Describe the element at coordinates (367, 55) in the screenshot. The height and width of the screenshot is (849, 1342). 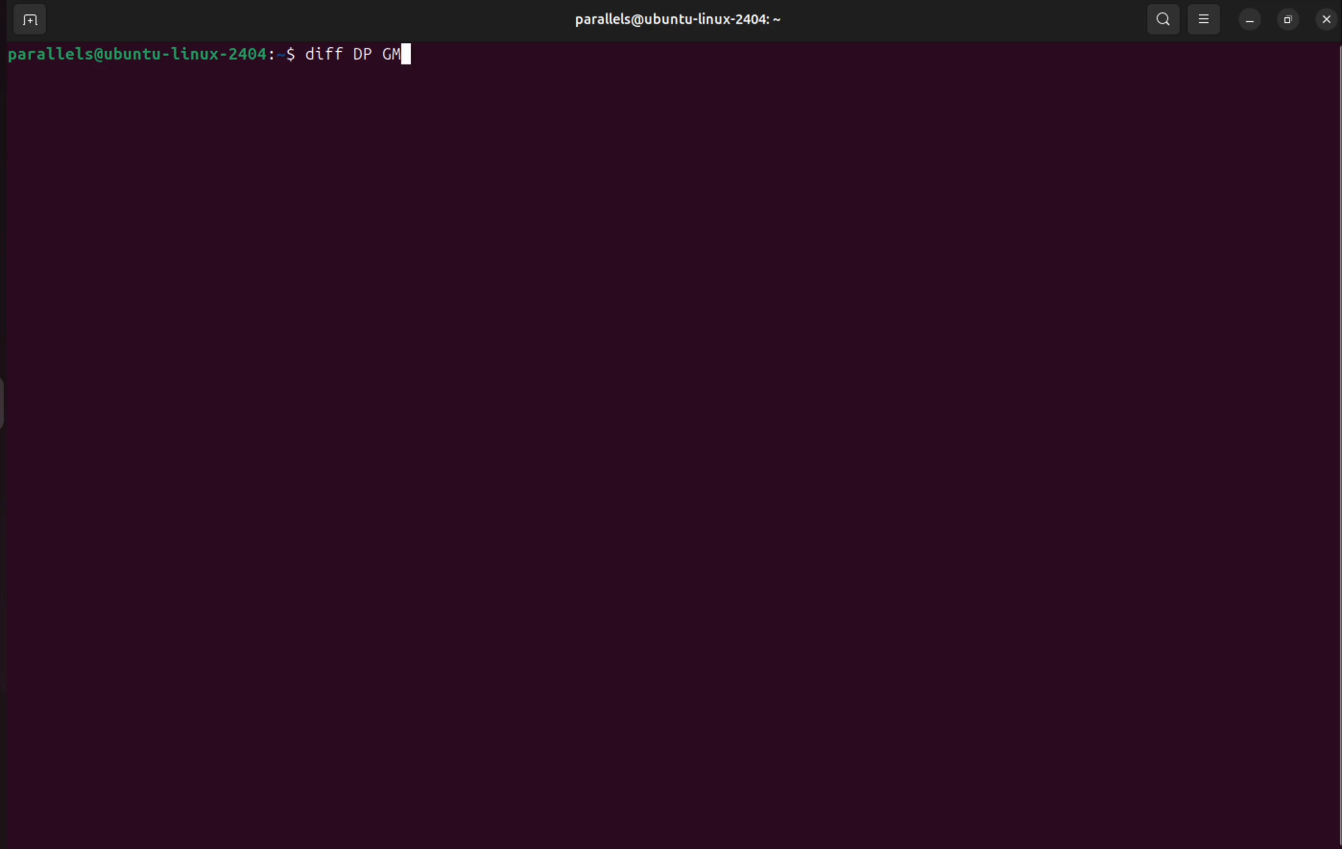
I see `diff file1 file 2` at that location.